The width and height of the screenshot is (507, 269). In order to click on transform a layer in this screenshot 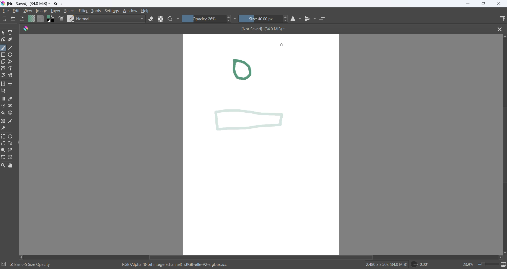, I will do `click(4, 84)`.